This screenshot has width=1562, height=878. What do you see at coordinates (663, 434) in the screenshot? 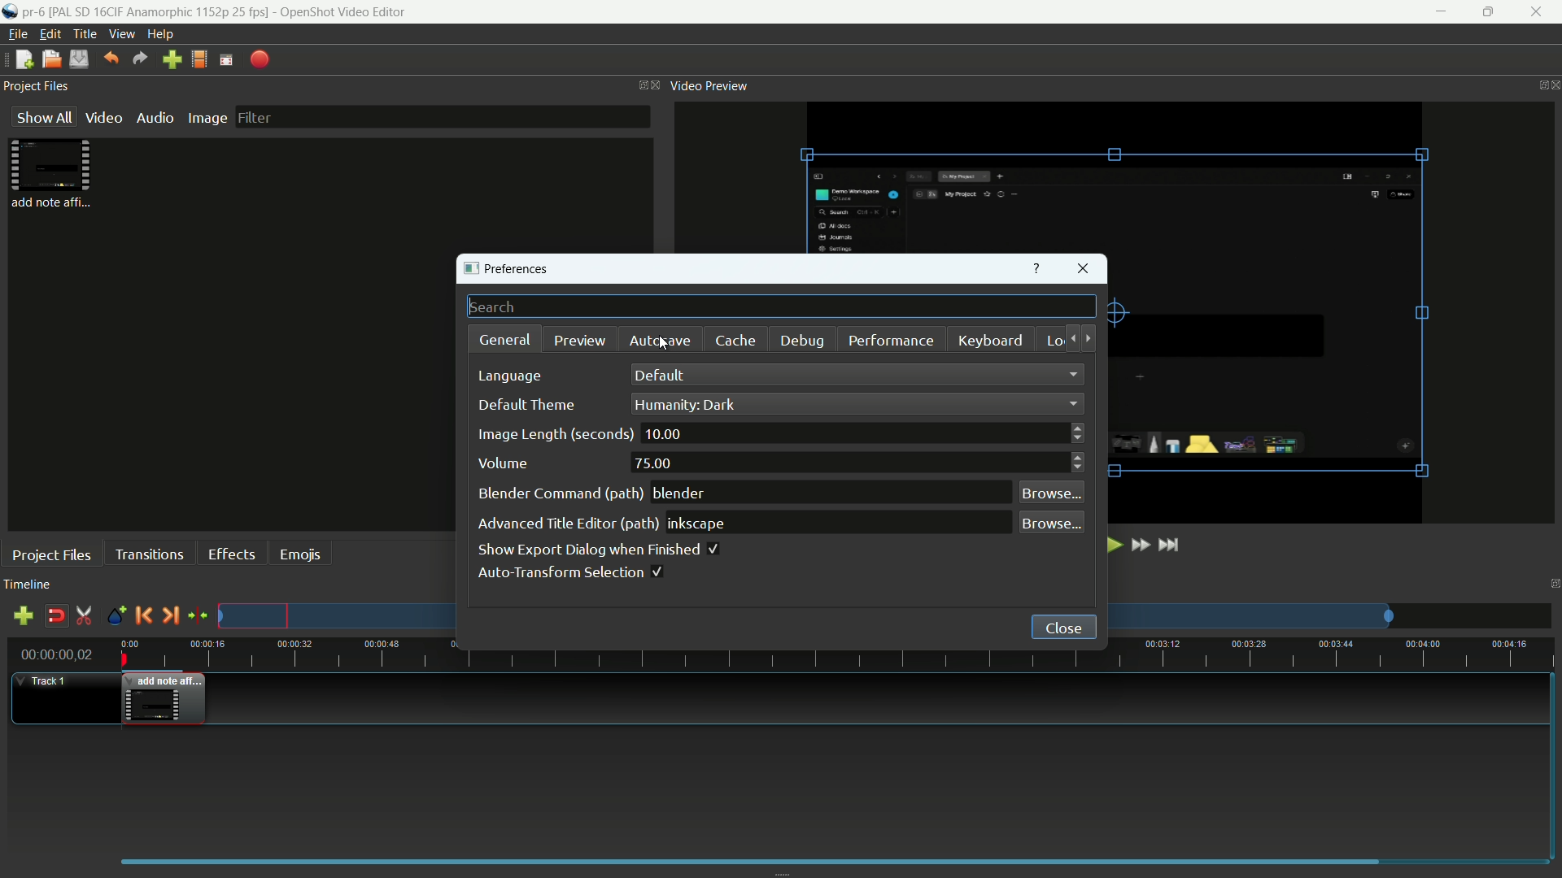
I see `10.00` at bounding box center [663, 434].